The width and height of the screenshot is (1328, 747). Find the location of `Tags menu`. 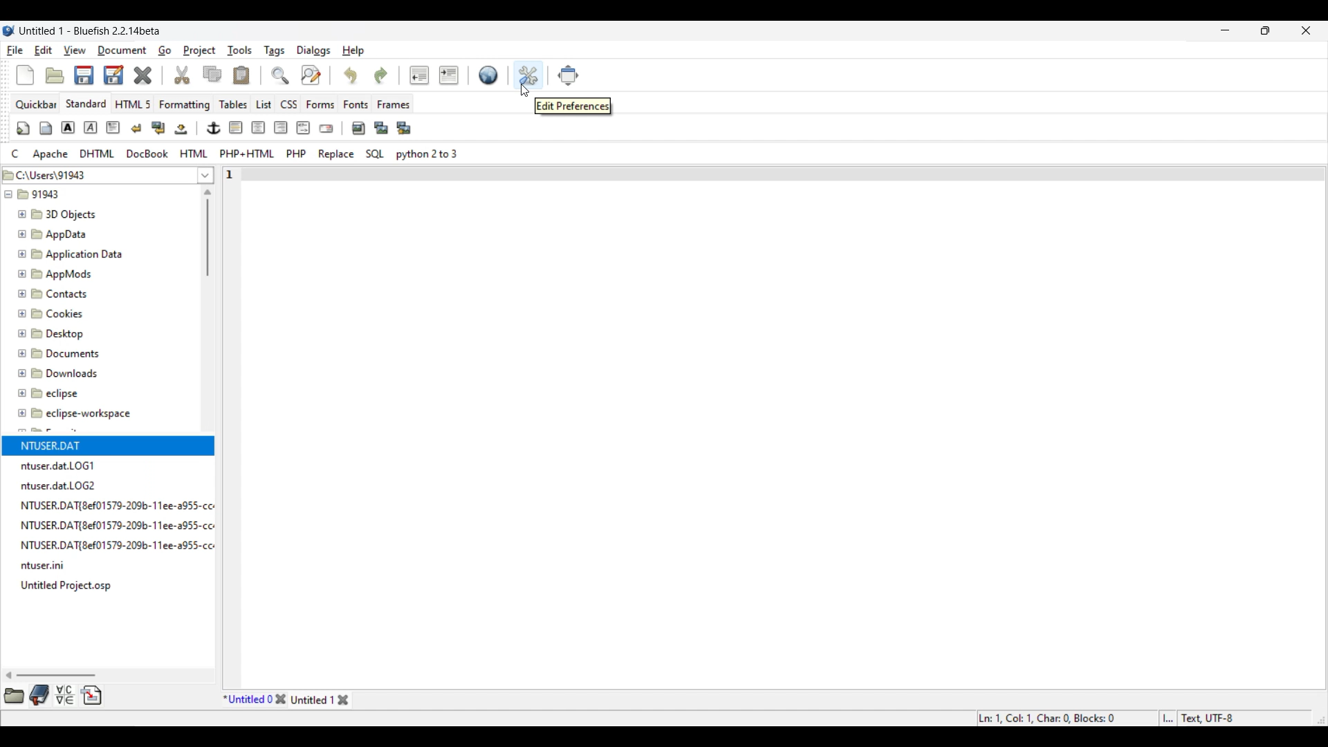

Tags menu is located at coordinates (274, 51).